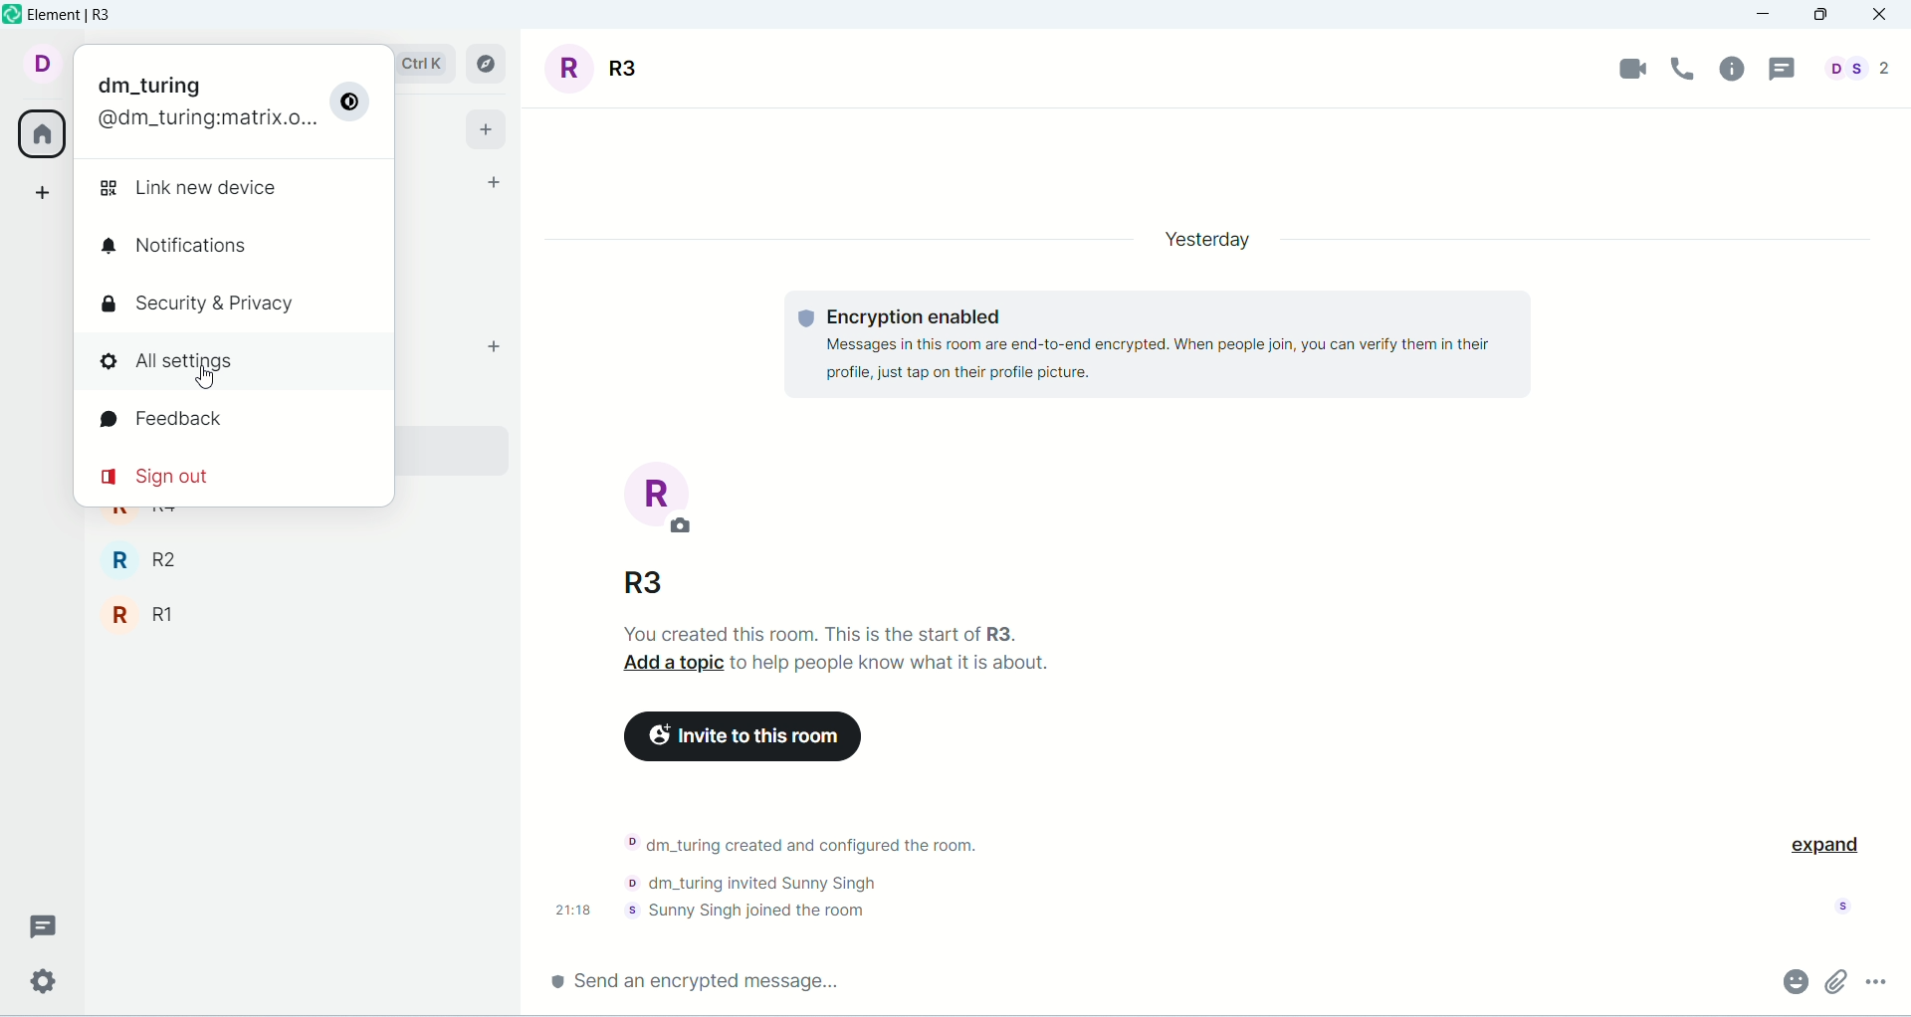  I want to click on close, so click(1882, 16).